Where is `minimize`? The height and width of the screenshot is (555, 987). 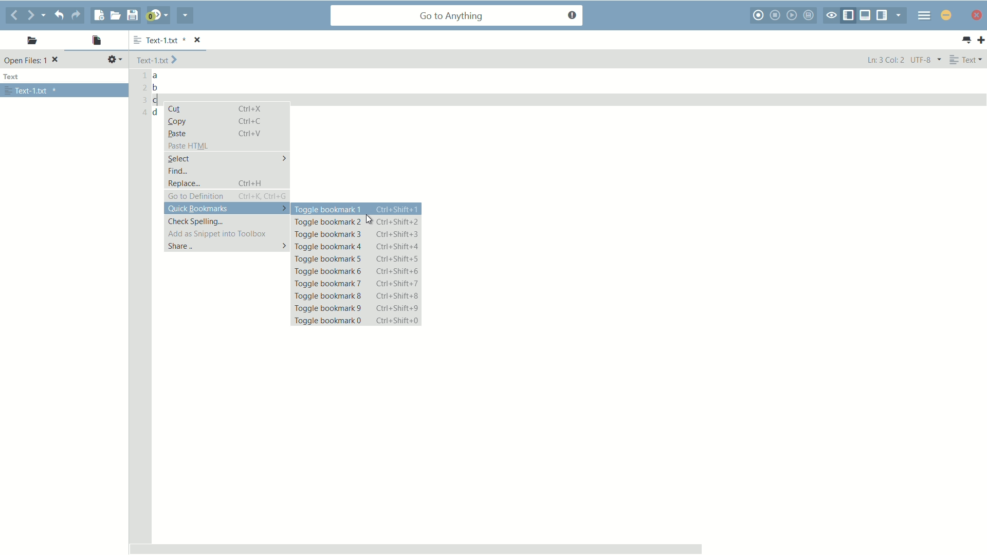 minimize is located at coordinates (977, 16).